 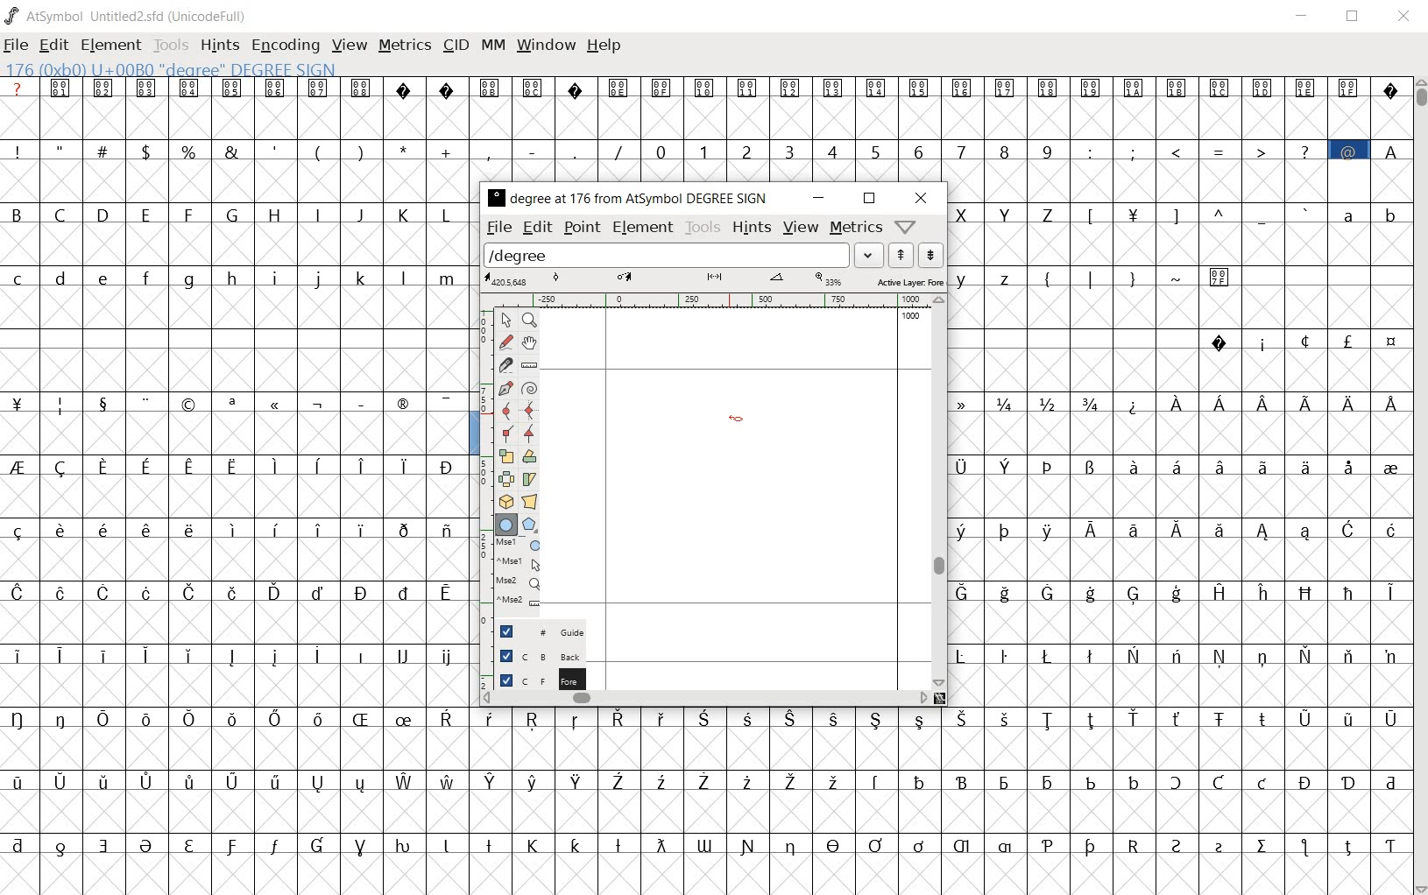 I want to click on point, so click(x=580, y=228).